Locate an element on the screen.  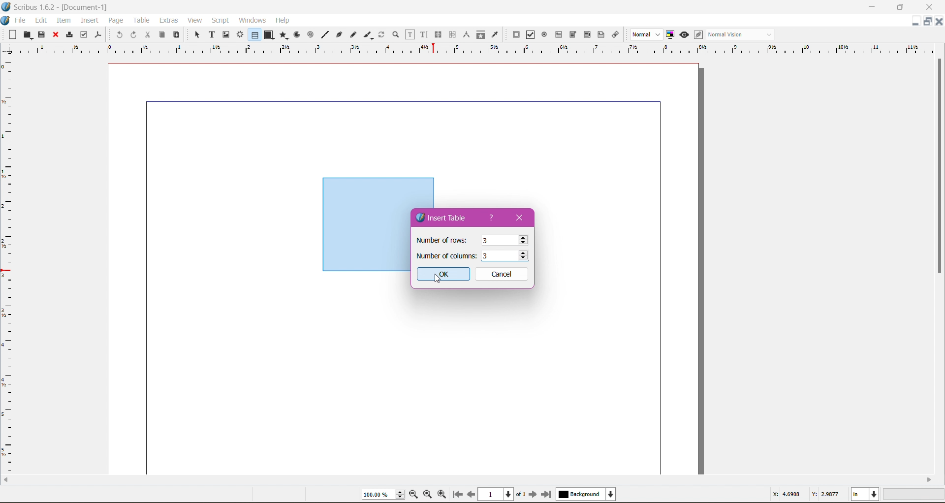
PDF combo box is located at coordinates (571, 35).